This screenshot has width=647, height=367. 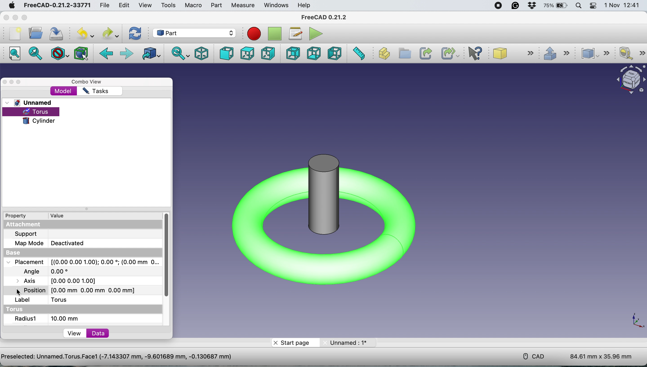 I want to click on cad, so click(x=535, y=356).